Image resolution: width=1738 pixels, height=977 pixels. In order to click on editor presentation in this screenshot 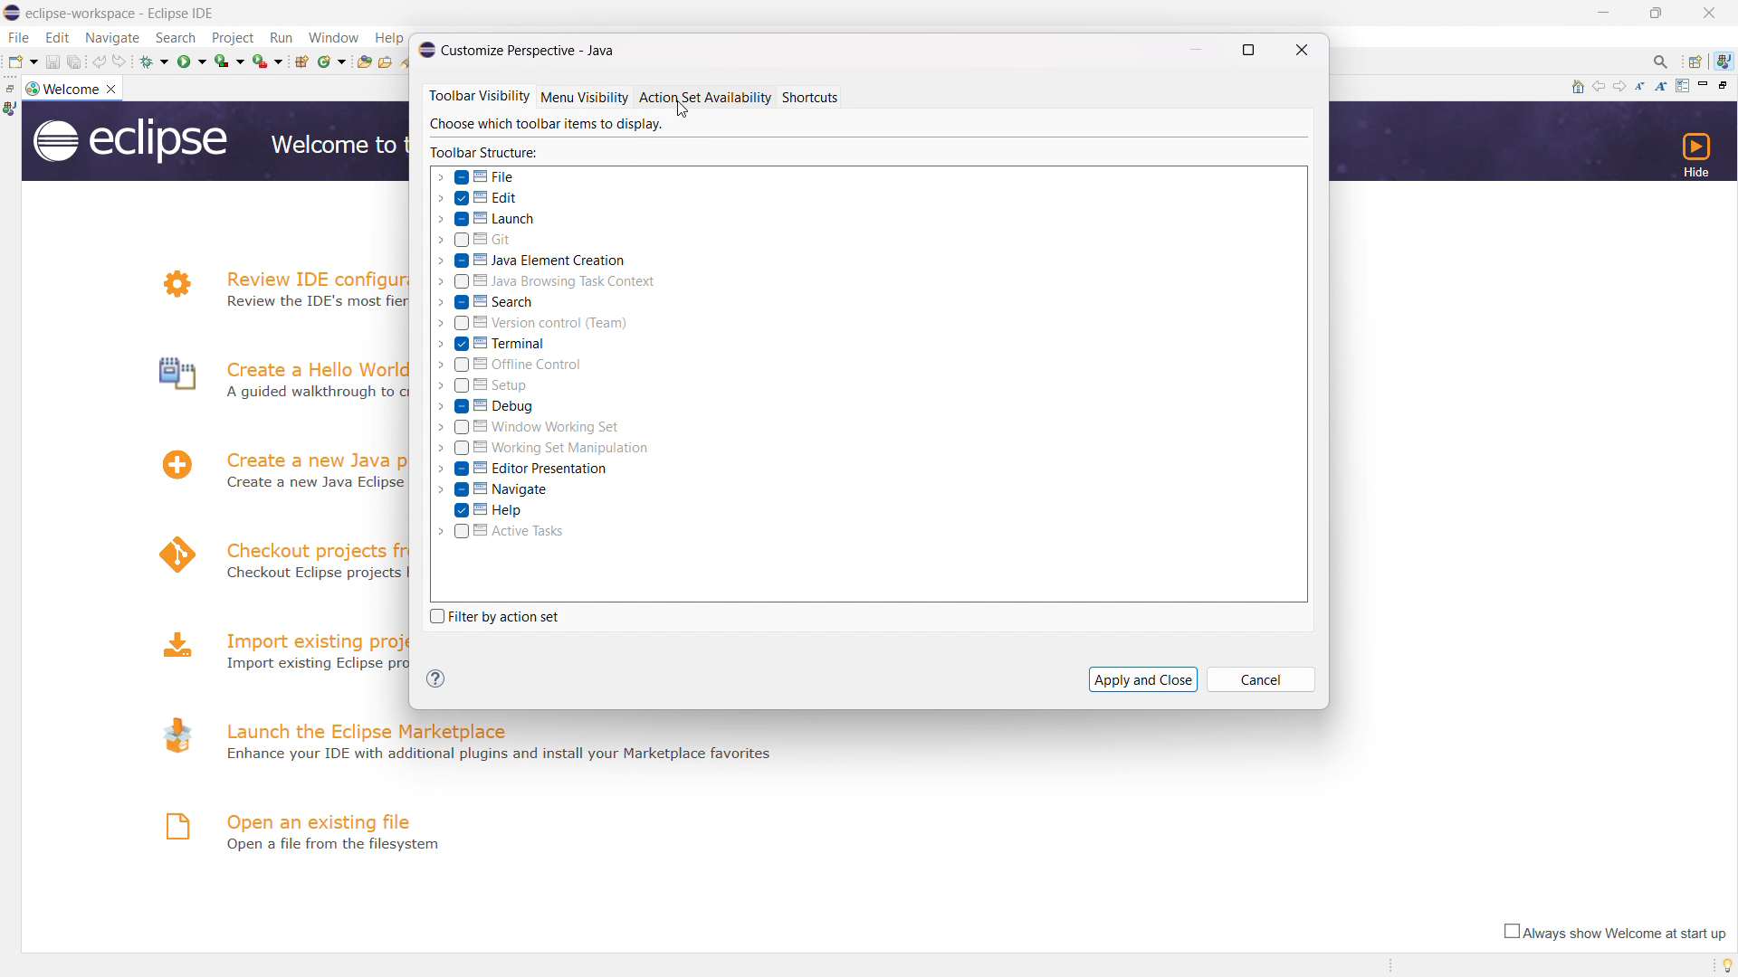, I will do `click(520, 469)`.